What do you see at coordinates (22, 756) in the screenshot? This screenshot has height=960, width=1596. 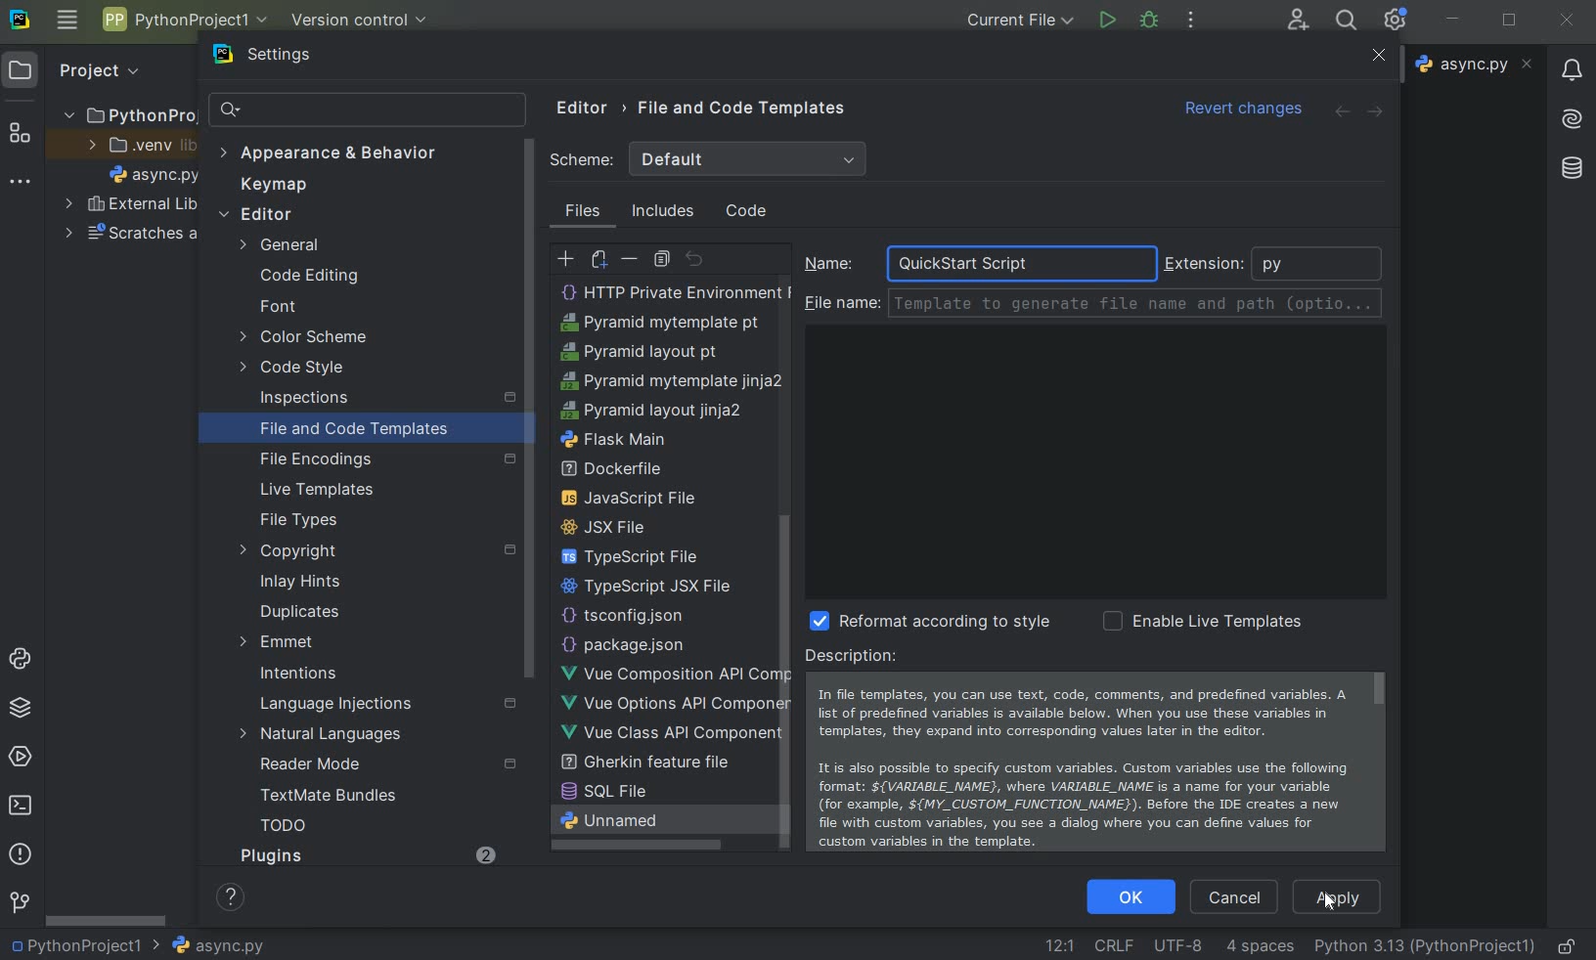 I see `services` at bounding box center [22, 756].